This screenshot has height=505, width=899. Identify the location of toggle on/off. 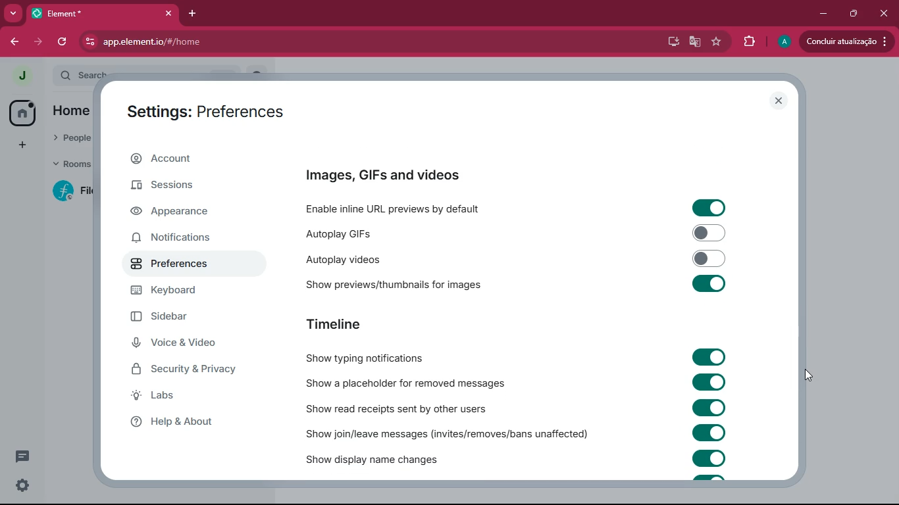
(709, 283).